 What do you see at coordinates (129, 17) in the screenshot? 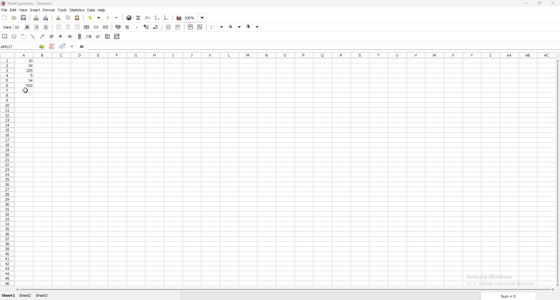
I see `hyperlink` at bounding box center [129, 17].